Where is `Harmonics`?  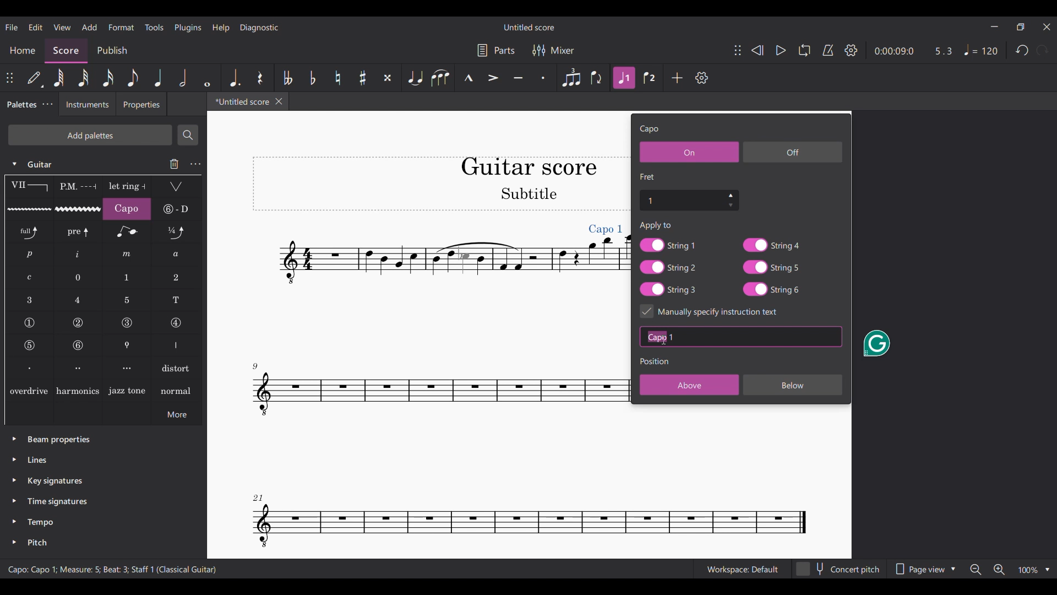
Harmonics is located at coordinates (78, 390).